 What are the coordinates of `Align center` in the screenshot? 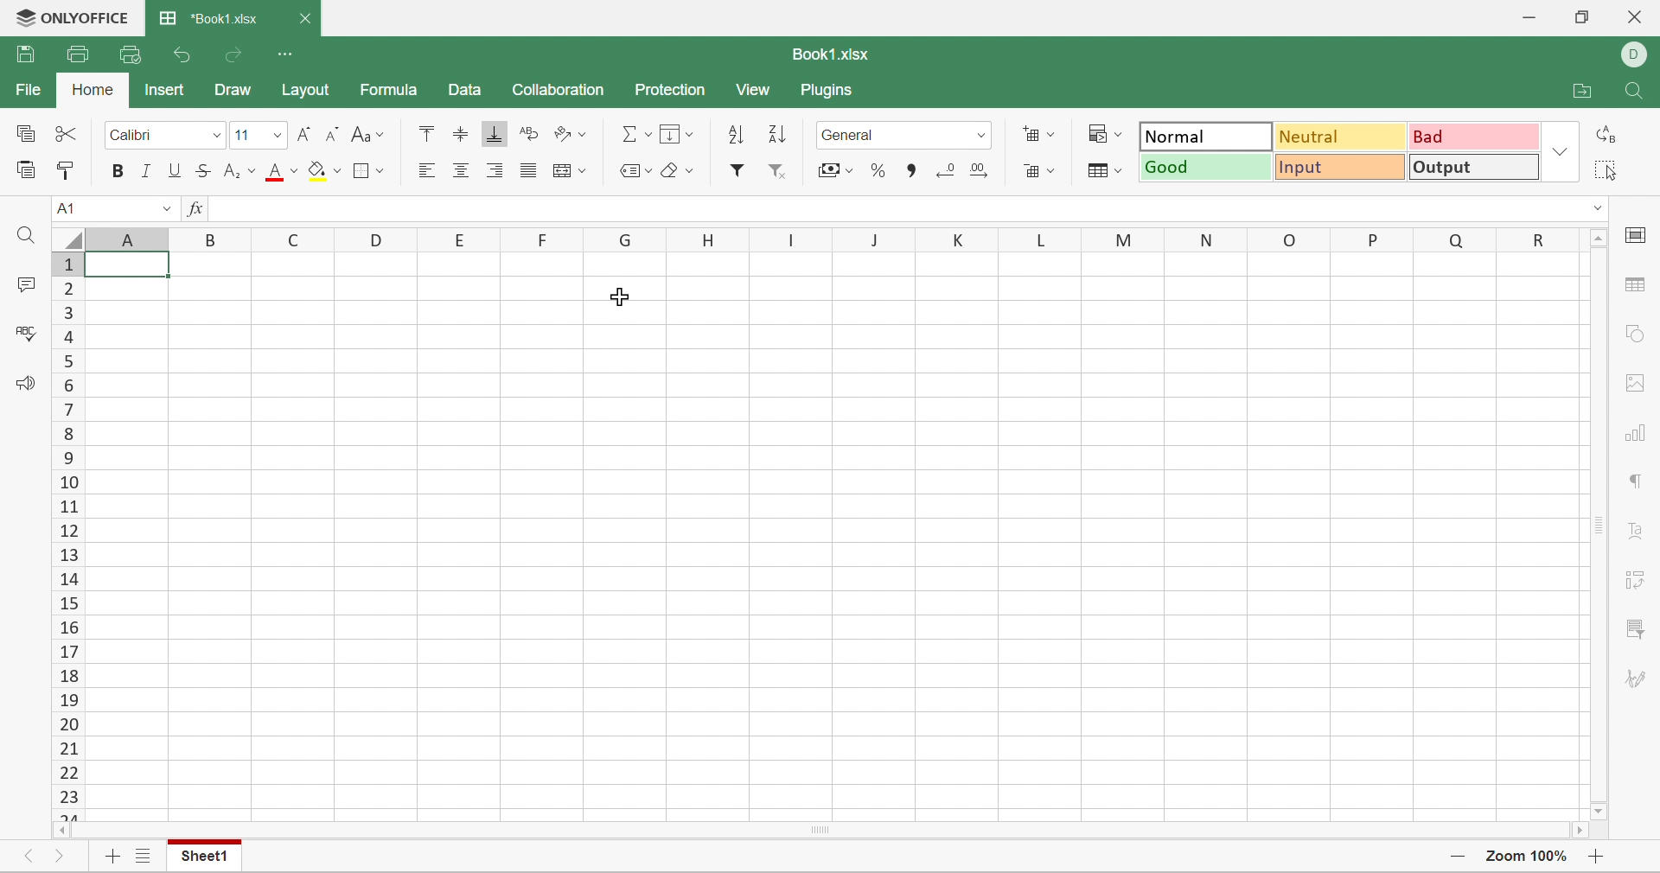 It's located at (461, 170).